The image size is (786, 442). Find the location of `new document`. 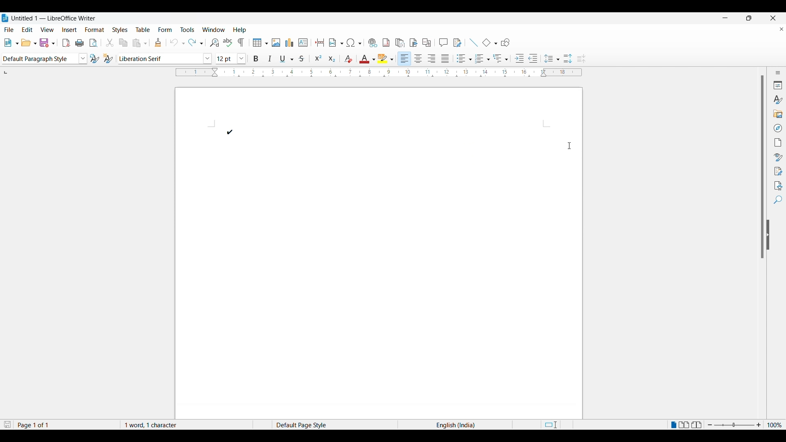

new document is located at coordinates (11, 42).